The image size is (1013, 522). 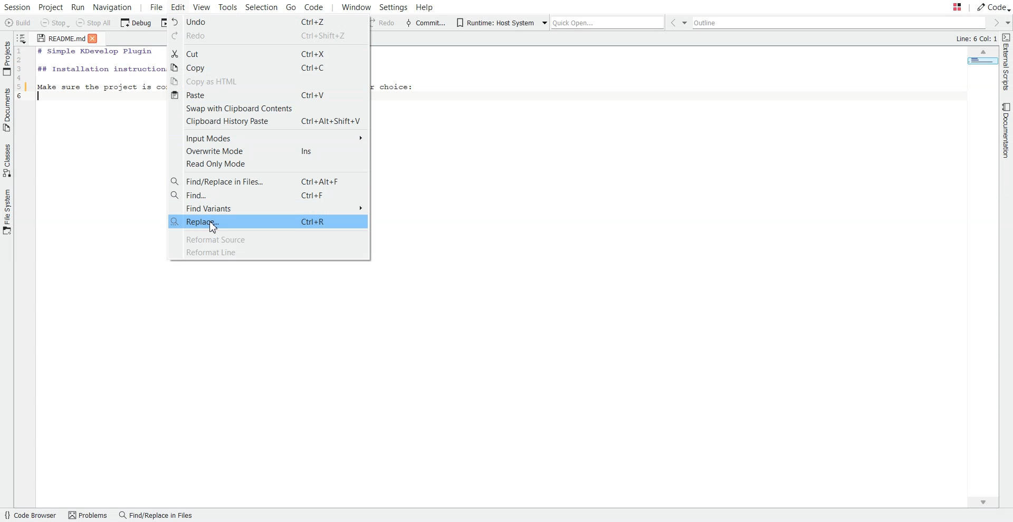 What do you see at coordinates (269, 94) in the screenshot?
I see `Paste Ctrl+V` at bounding box center [269, 94].